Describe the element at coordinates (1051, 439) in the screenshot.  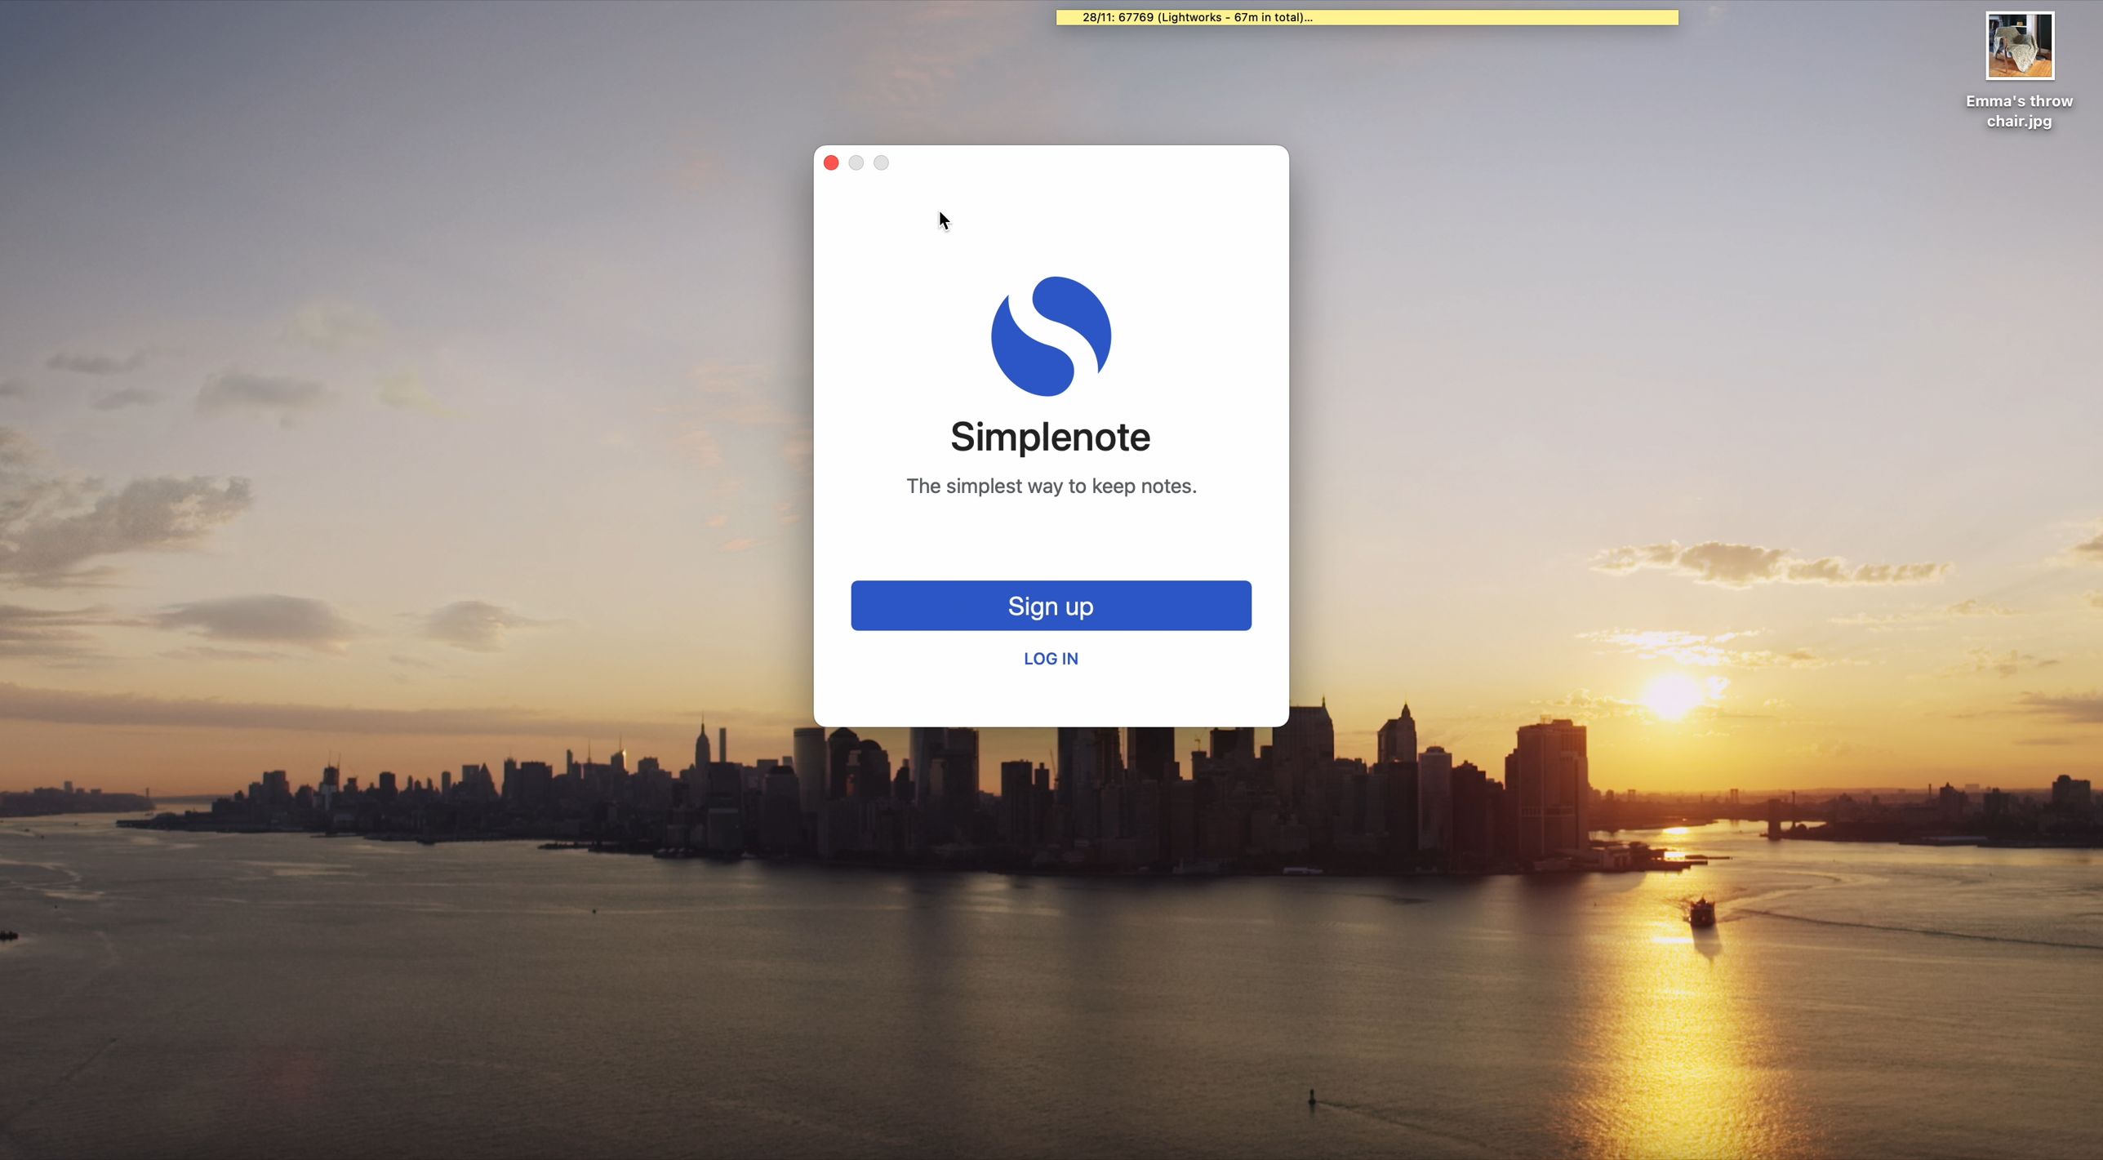
I see `Simplenote` at that location.